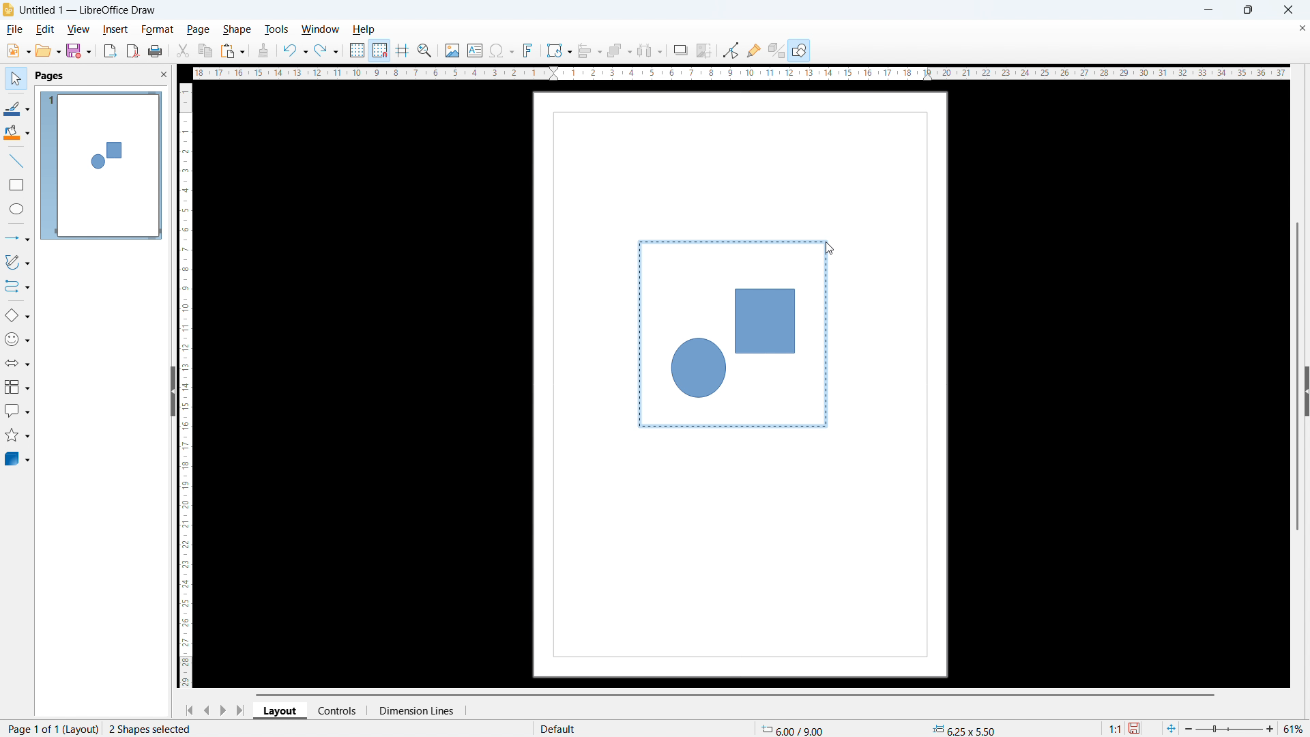  I want to click on object dimension, so click(961, 728).